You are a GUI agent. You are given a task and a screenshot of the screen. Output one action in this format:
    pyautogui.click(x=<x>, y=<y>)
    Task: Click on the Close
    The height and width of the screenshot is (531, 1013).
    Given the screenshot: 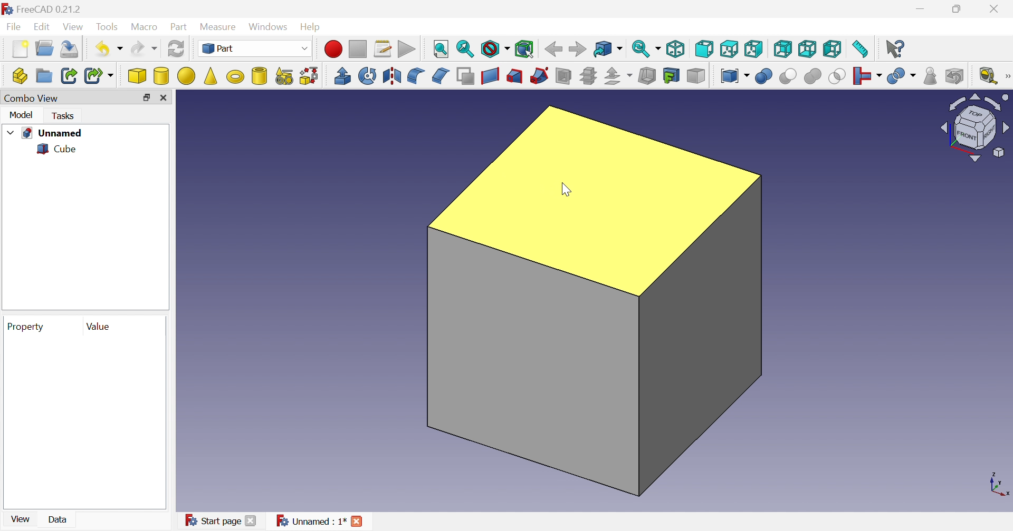 What is the action you would take?
    pyautogui.click(x=996, y=8)
    